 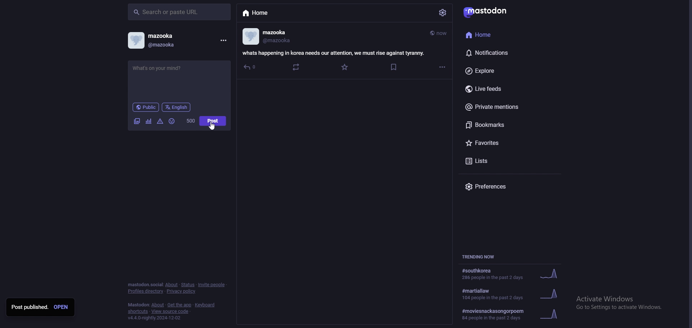 What do you see at coordinates (251, 68) in the screenshot?
I see `reply` at bounding box center [251, 68].